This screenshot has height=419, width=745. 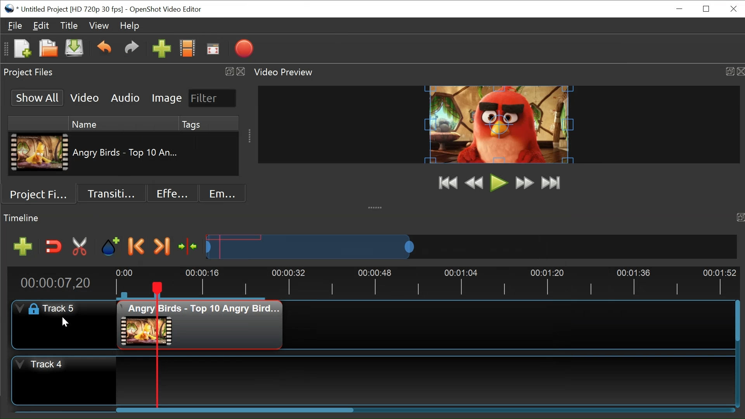 I want to click on Marker, so click(x=111, y=245).